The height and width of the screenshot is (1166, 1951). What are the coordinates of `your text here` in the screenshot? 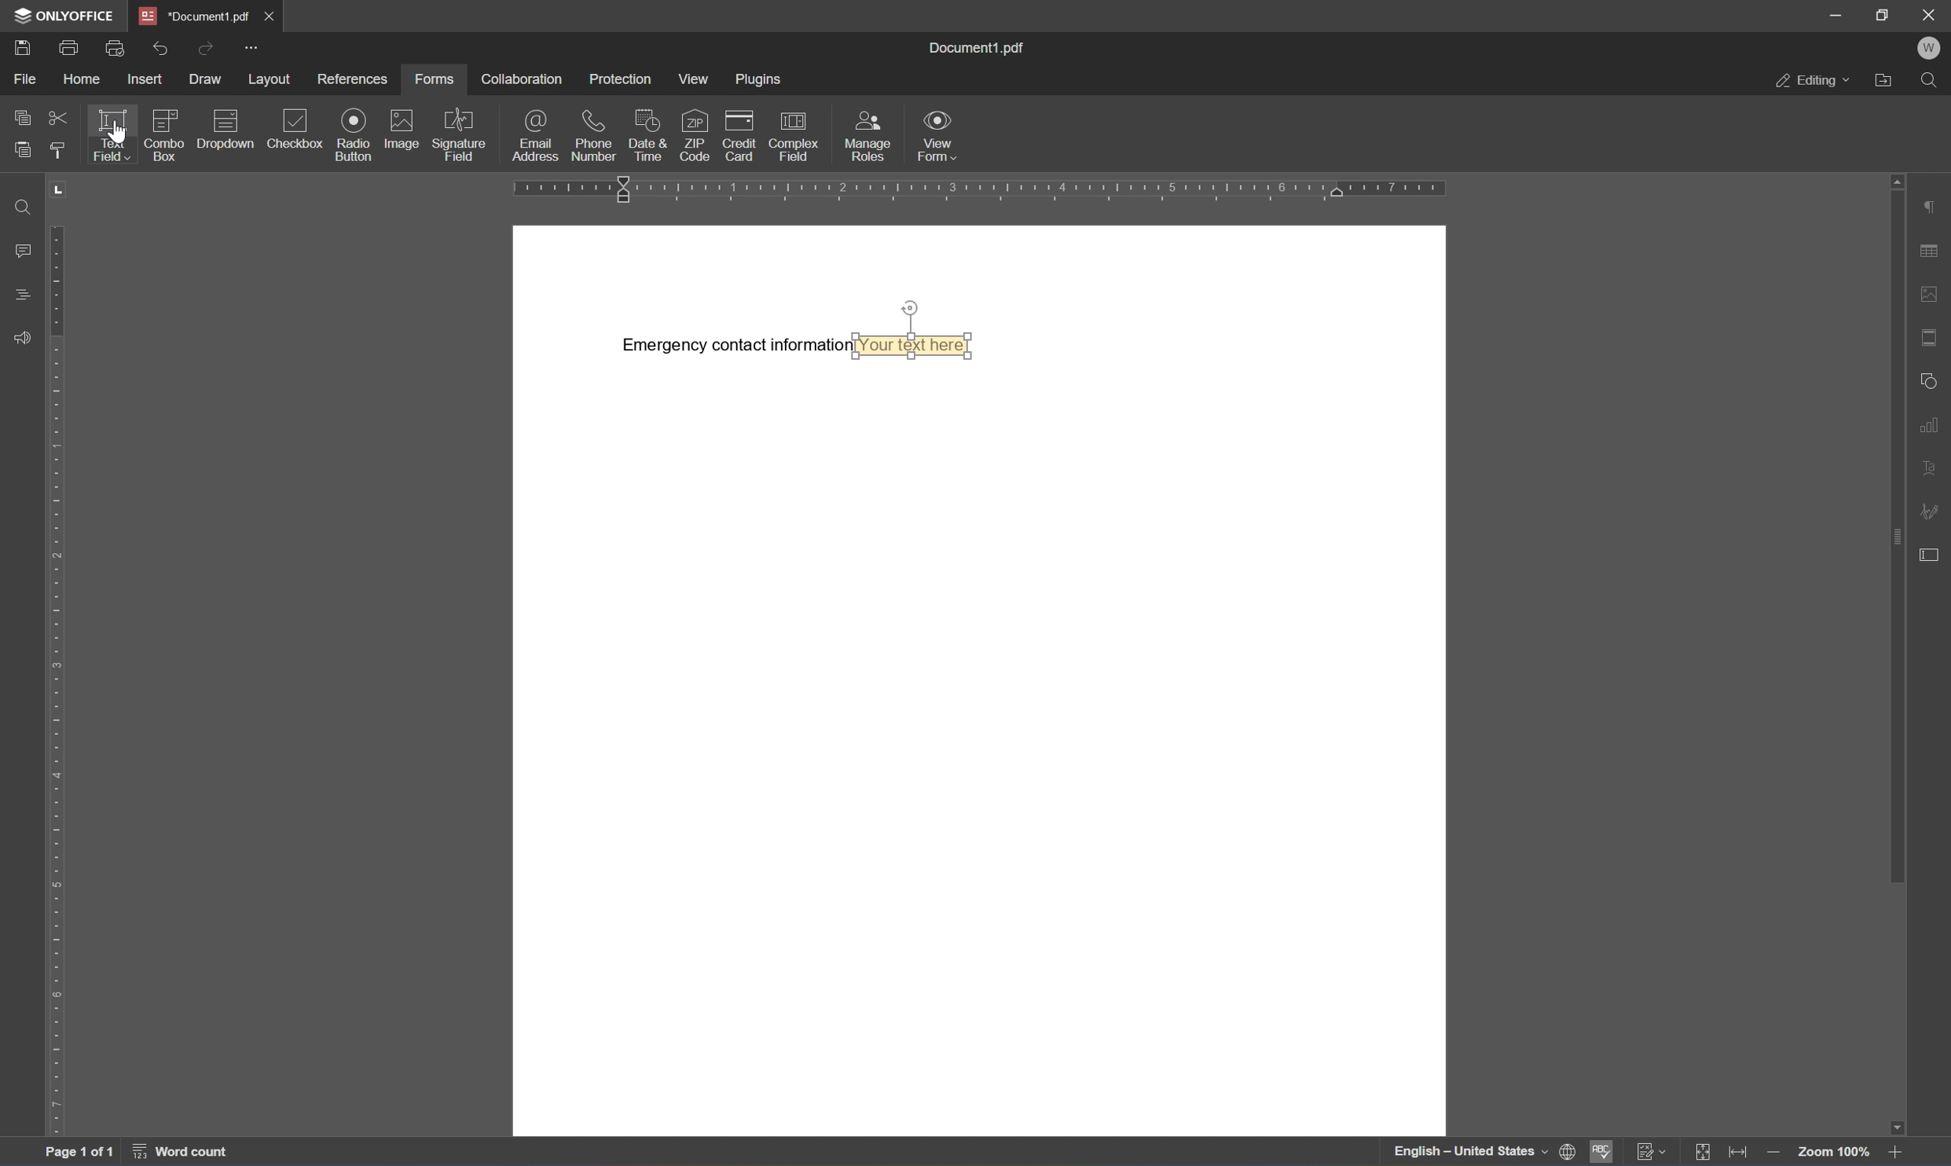 It's located at (919, 348).